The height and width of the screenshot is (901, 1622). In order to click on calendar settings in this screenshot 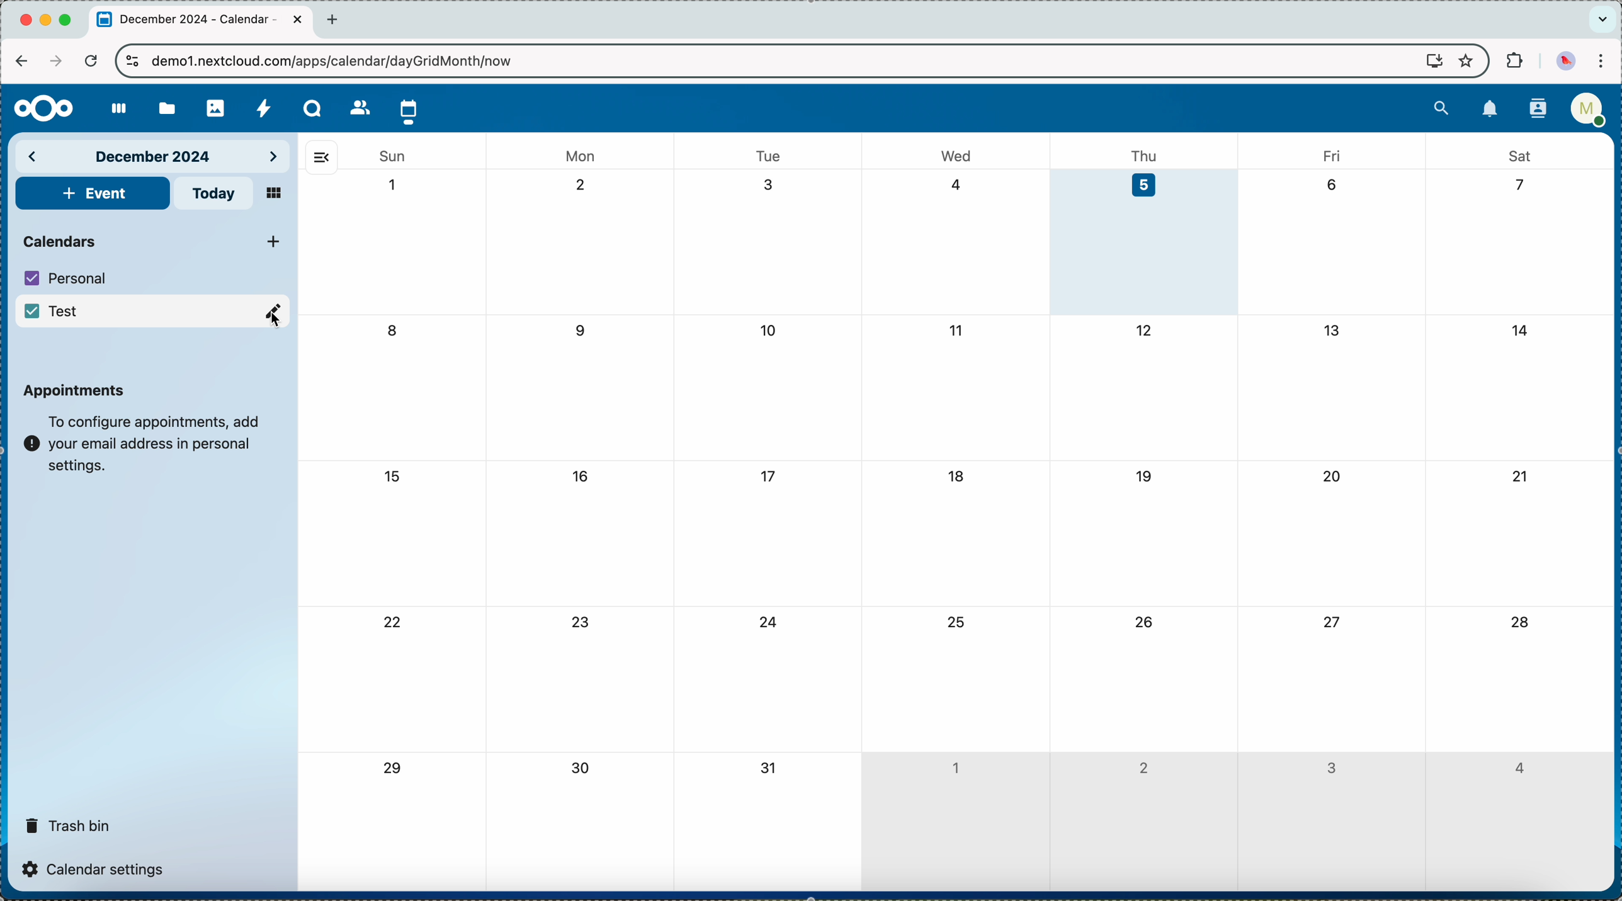, I will do `click(97, 868)`.